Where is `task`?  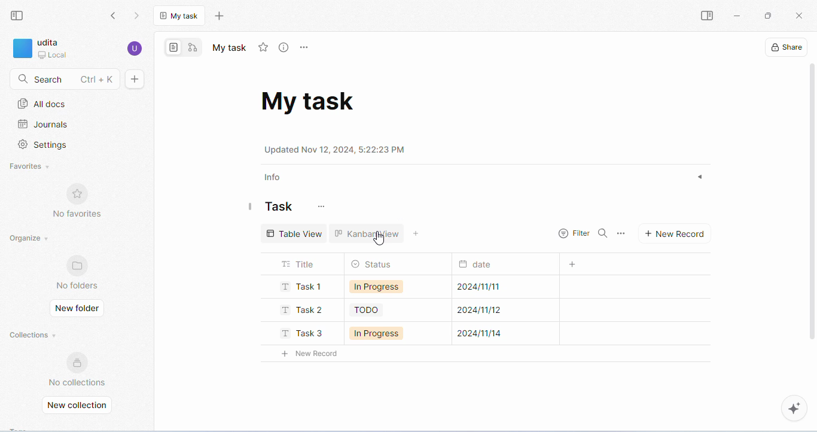 task is located at coordinates (281, 208).